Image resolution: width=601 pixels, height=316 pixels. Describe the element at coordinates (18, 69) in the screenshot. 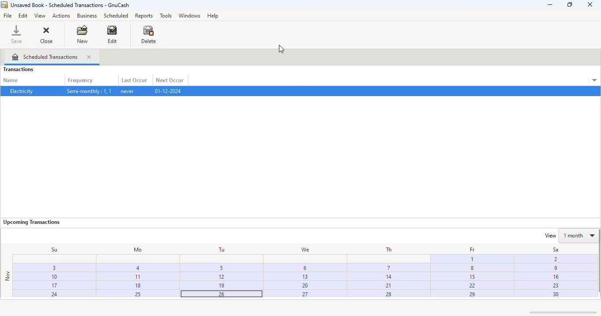

I see `transactions` at that location.